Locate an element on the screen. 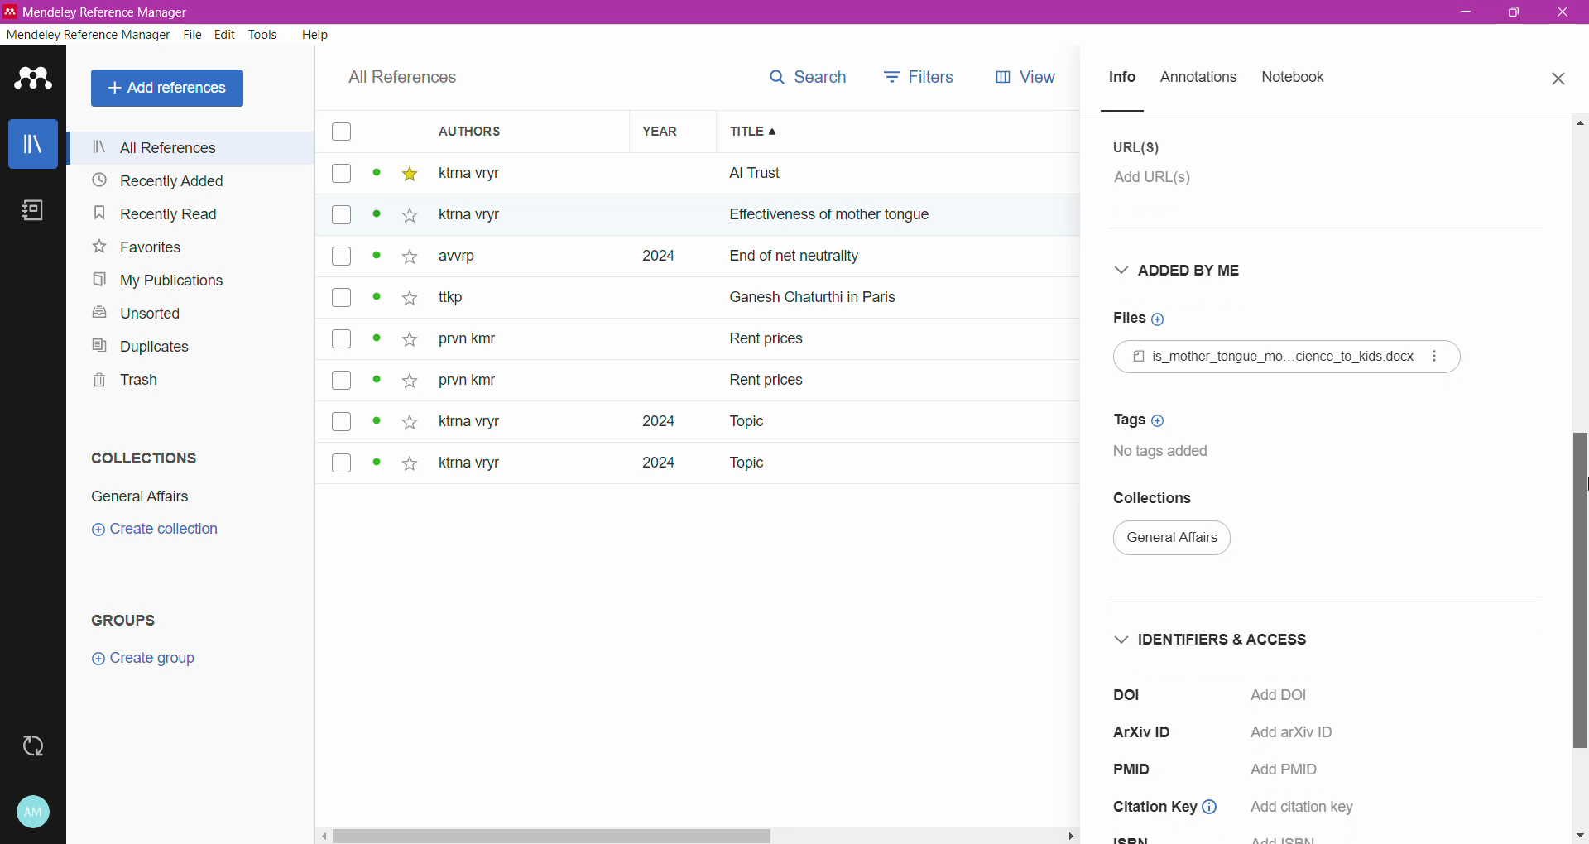  all trust is located at coordinates (844, 173).